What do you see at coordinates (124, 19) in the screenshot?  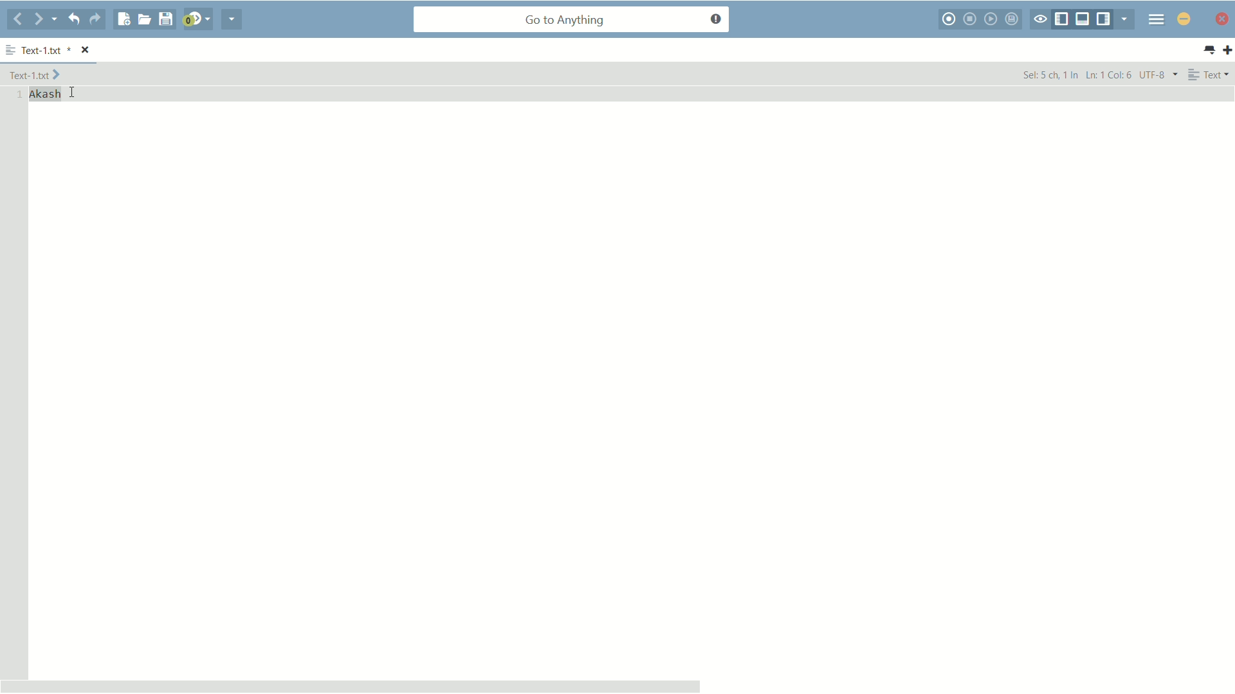 I see `new file` at bounding box center [124, 19].